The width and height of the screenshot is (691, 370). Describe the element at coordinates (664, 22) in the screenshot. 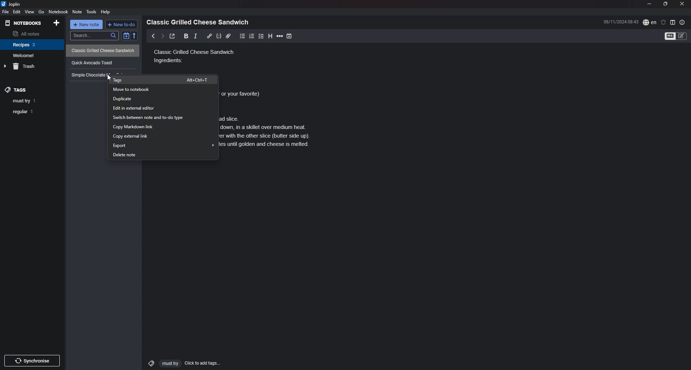

I see `set alarm` at that location.